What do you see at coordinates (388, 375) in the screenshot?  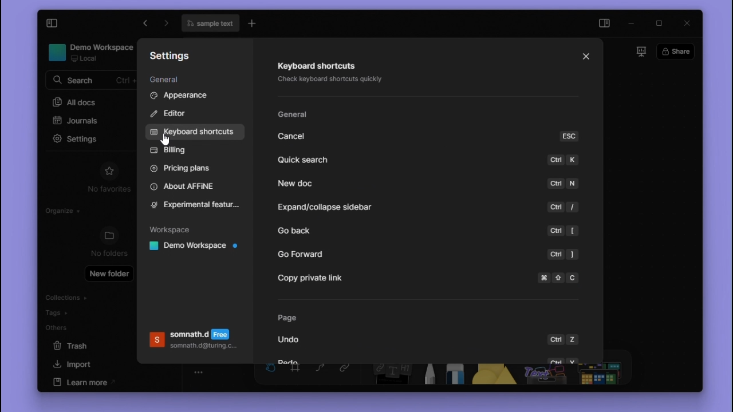 I see `Note` at bounding box center [388, 375].